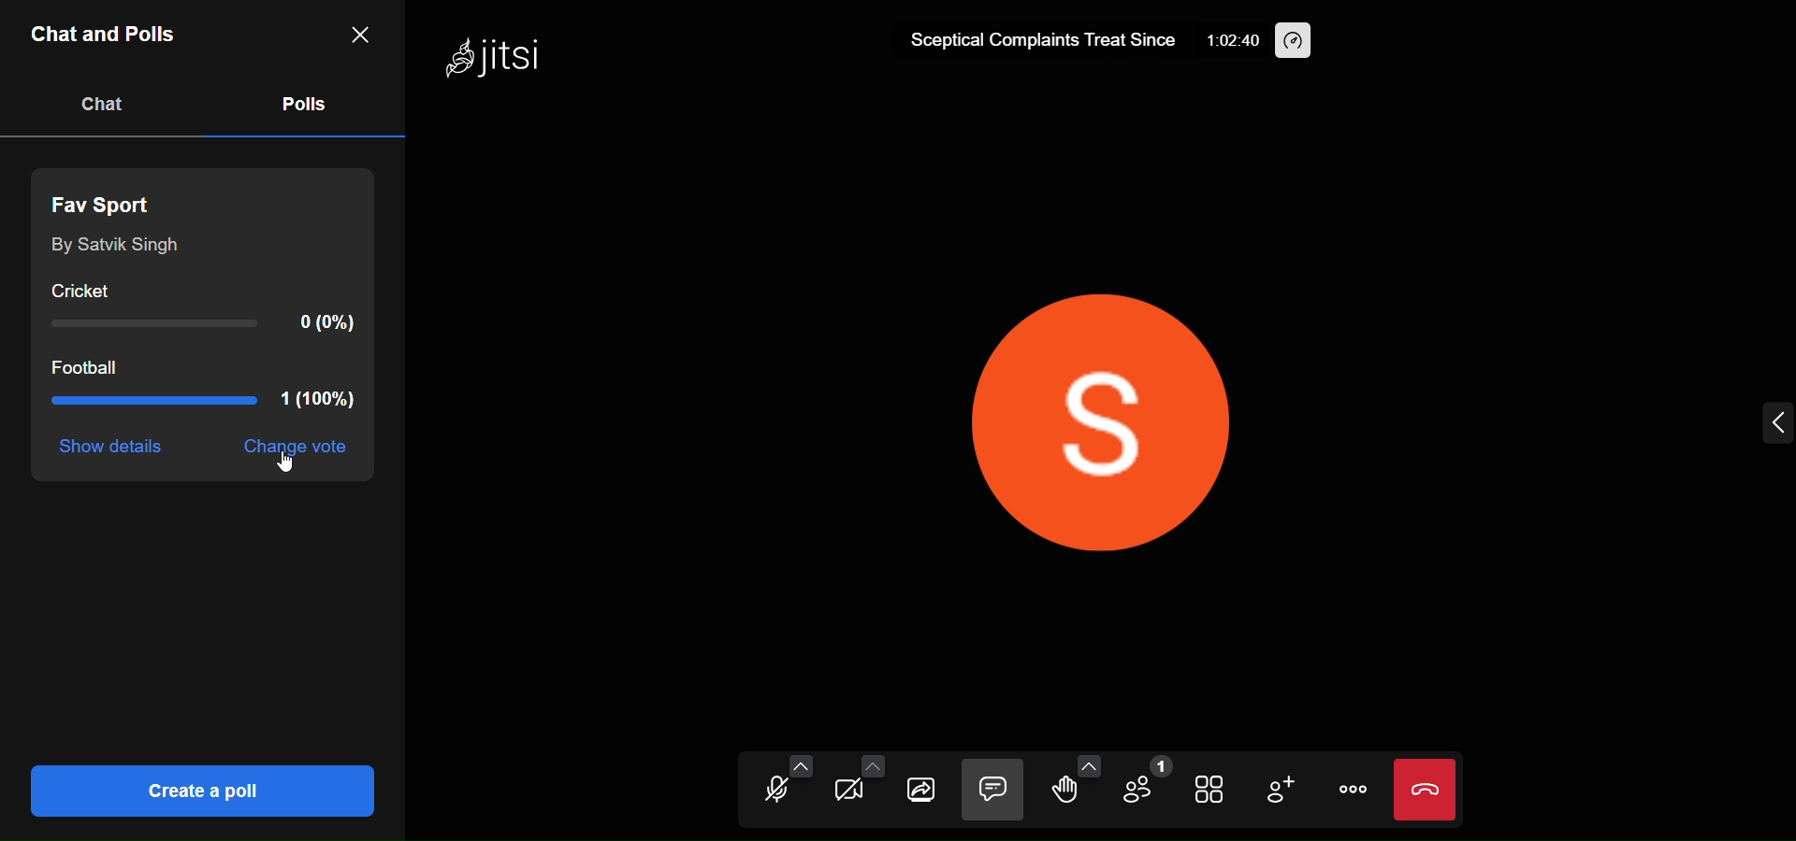  I want to click on participant, so click(1143, 784).